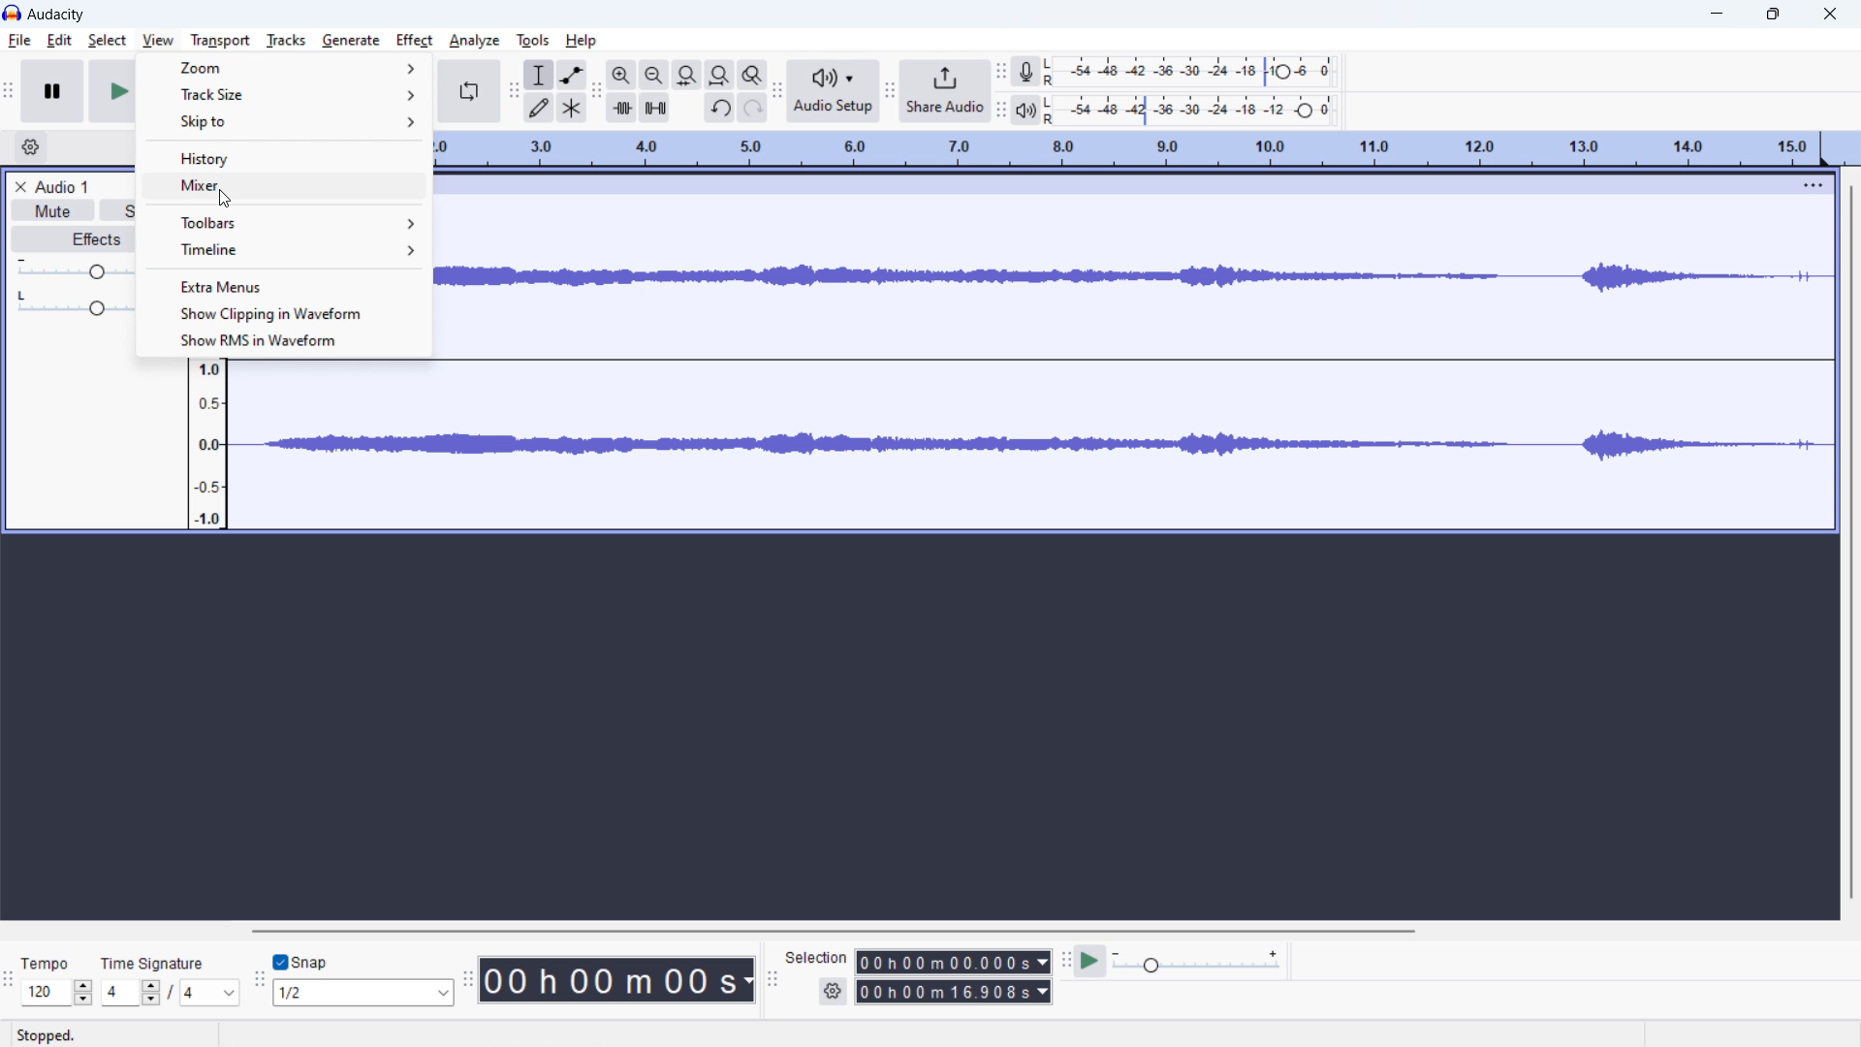  What do you see at coordinates (1001, 70) in the screenshot?
I see `recording meter toolbar` at bounding box center [1001, 70].